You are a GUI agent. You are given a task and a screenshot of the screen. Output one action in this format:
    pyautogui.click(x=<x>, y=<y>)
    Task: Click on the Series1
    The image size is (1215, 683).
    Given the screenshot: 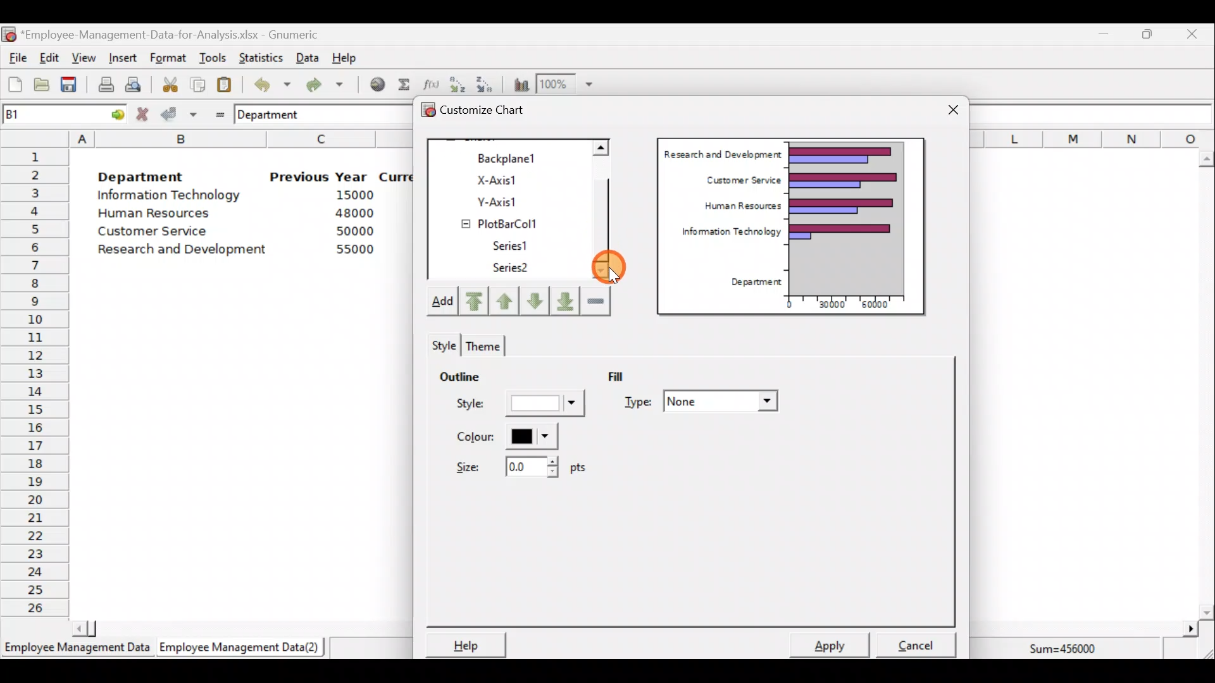 What is the action you would take?
    pyautogui.click(x=516, y=243)
    